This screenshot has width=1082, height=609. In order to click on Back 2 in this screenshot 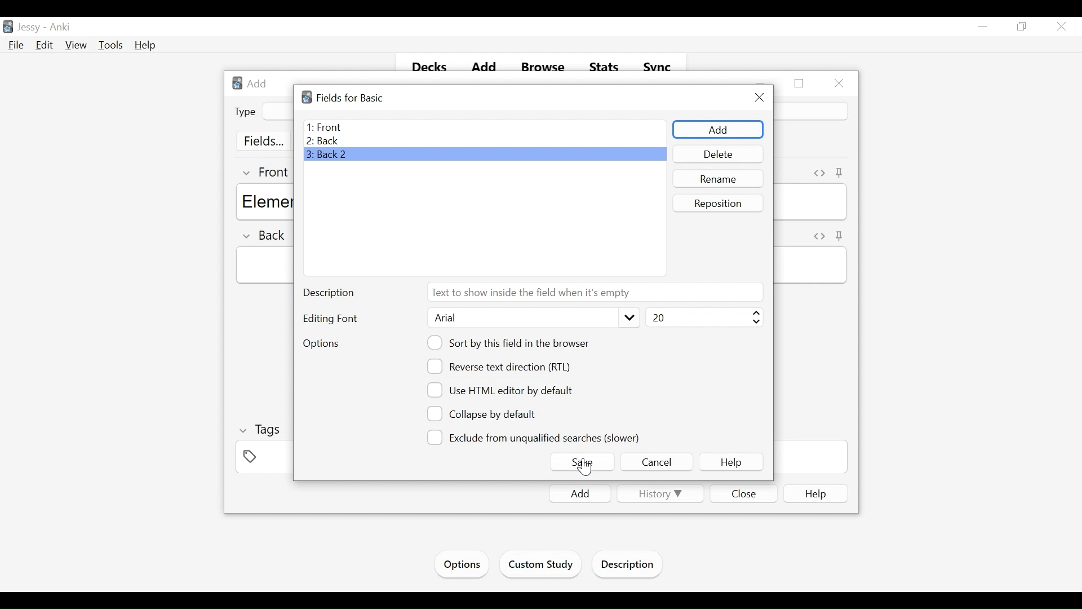, I will do `click(485, 153)`.